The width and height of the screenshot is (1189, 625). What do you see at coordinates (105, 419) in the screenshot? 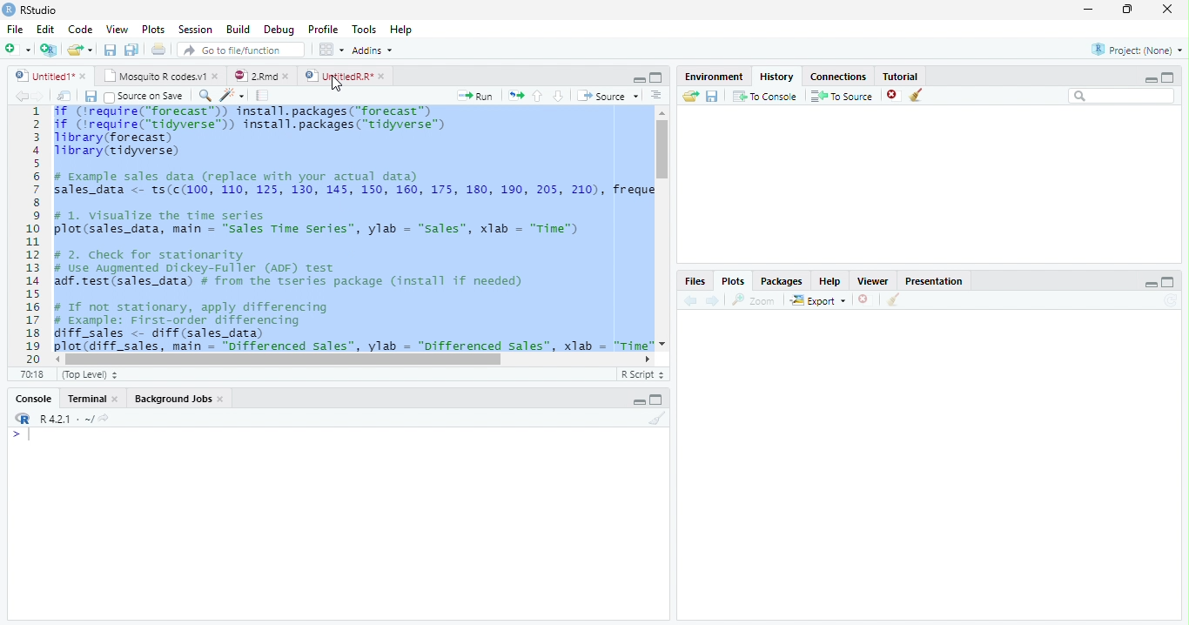
I see `View current directory` at bounding box center [105, 419].